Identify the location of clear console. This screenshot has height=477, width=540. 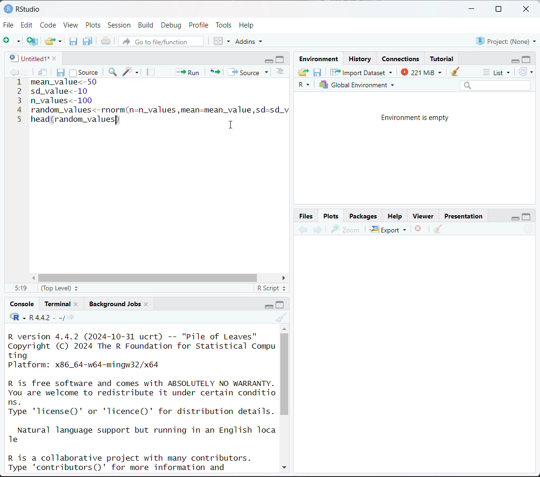
(282, 317).